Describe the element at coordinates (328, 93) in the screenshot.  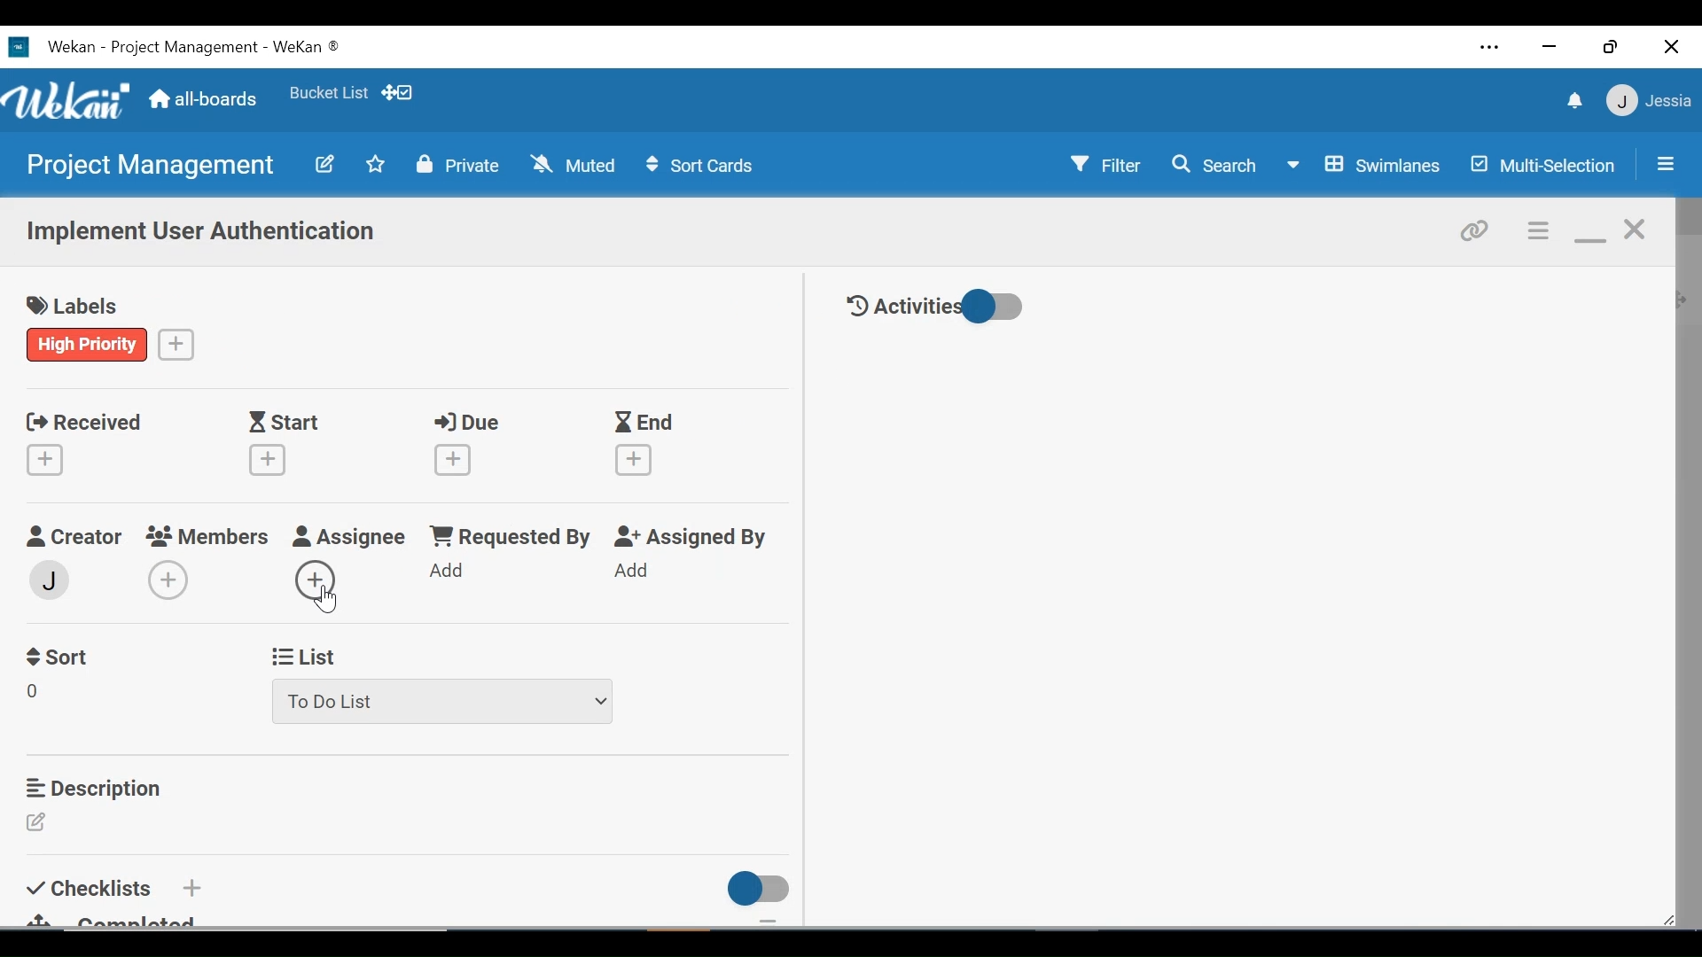
I see `bucket list` at that location.